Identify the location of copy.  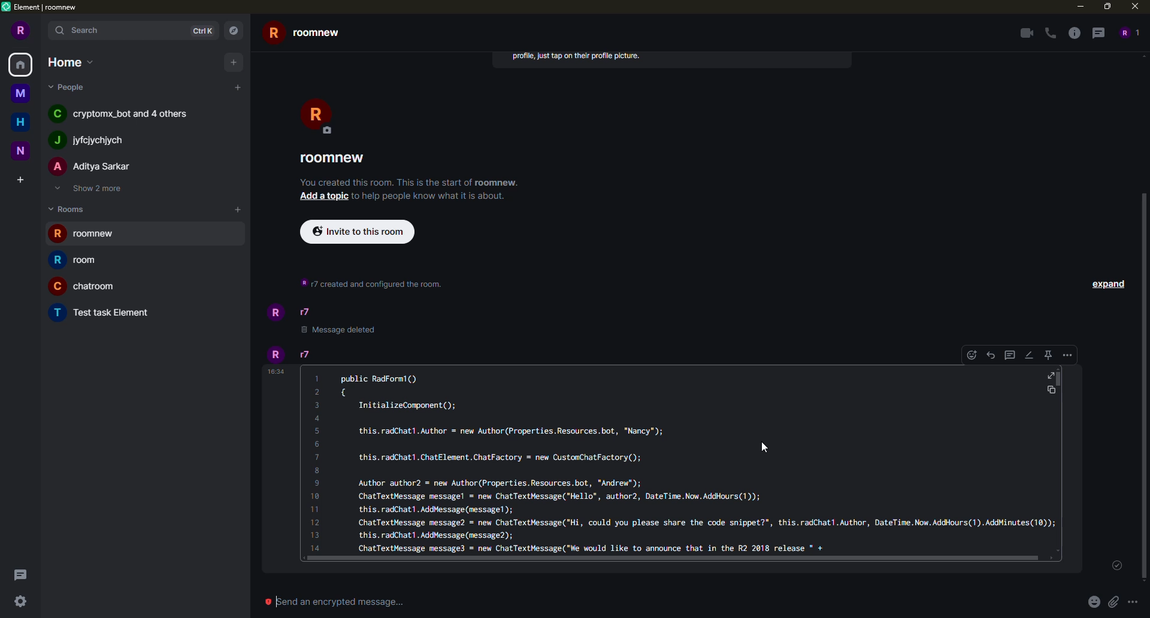
(1051, 391).